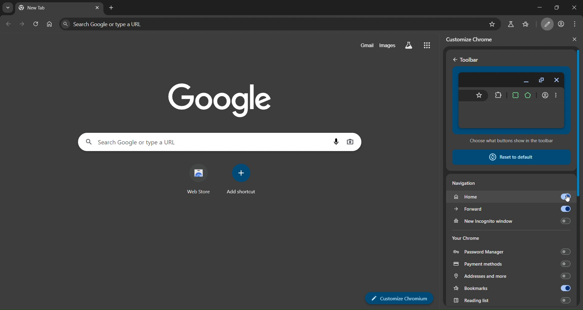 The width and height of the screenshot is (583, 310). I want to click on images, so click(389, 45).